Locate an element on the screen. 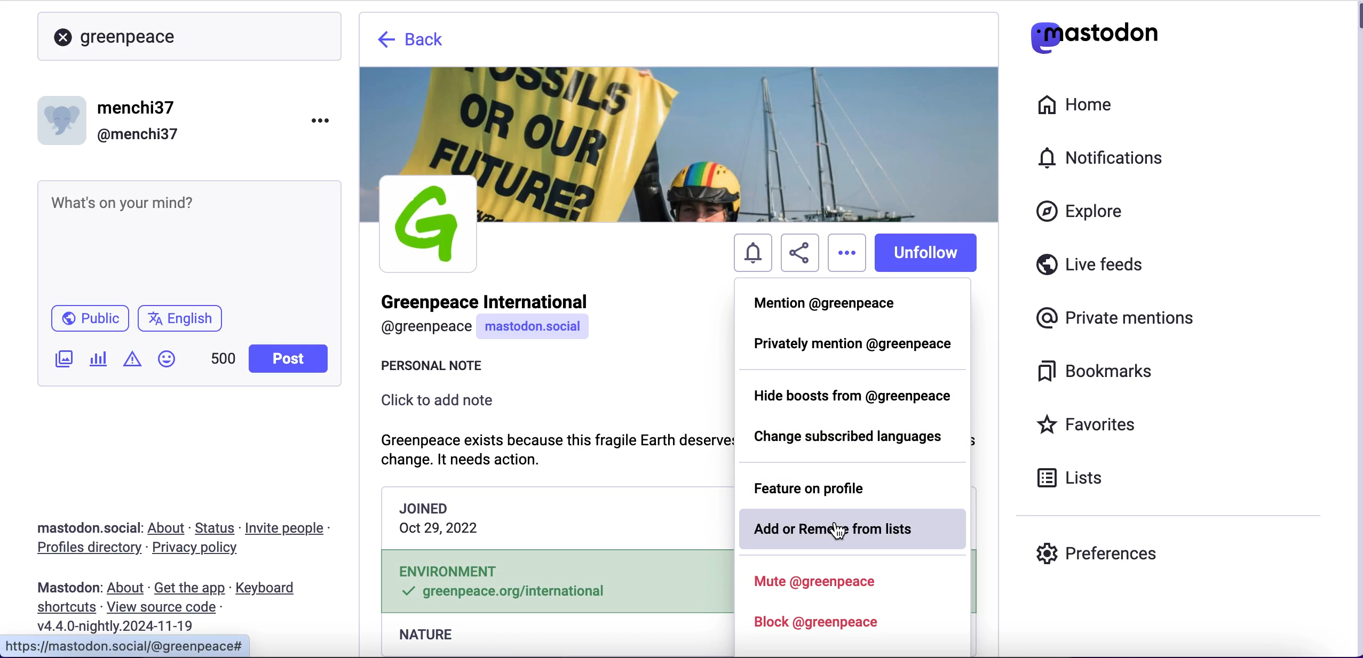 This screenshot has height=658, width=1363. characters is located at coordinates (223, 360).